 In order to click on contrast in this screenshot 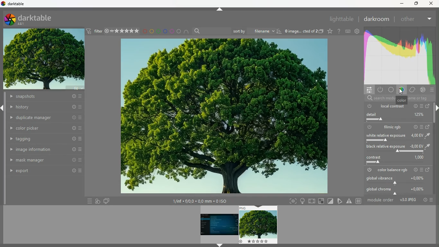, I will do `click(396, 160)`.